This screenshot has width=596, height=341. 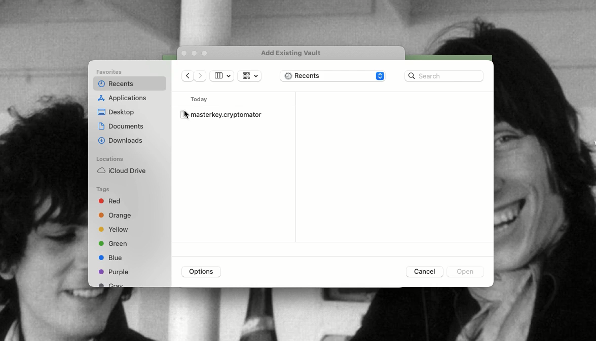 What do you see at coordinates (423, 271) in the screenshot?
I see `Cancel` at bounding box center [423, 271].